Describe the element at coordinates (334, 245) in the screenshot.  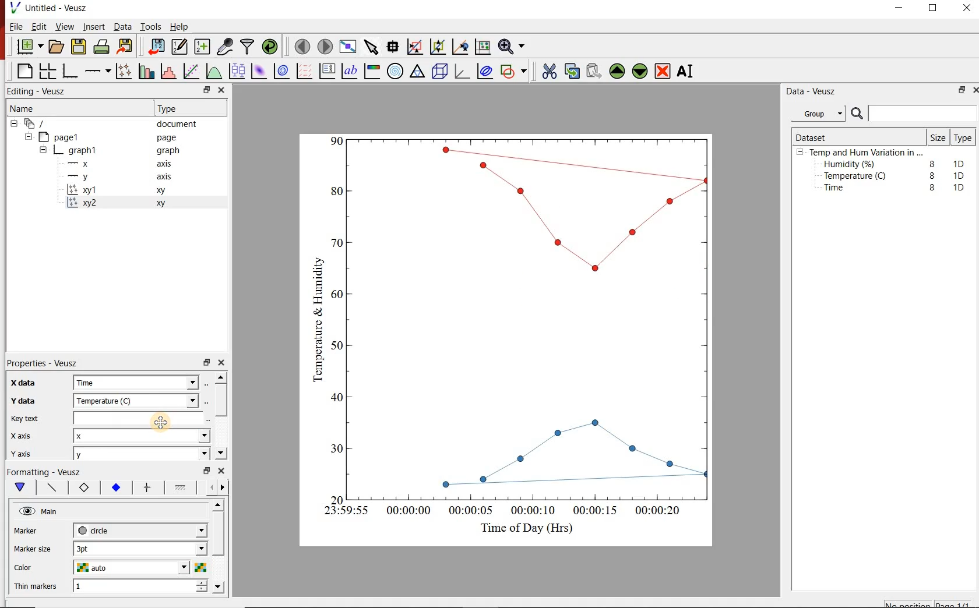
I see `70` at that location.